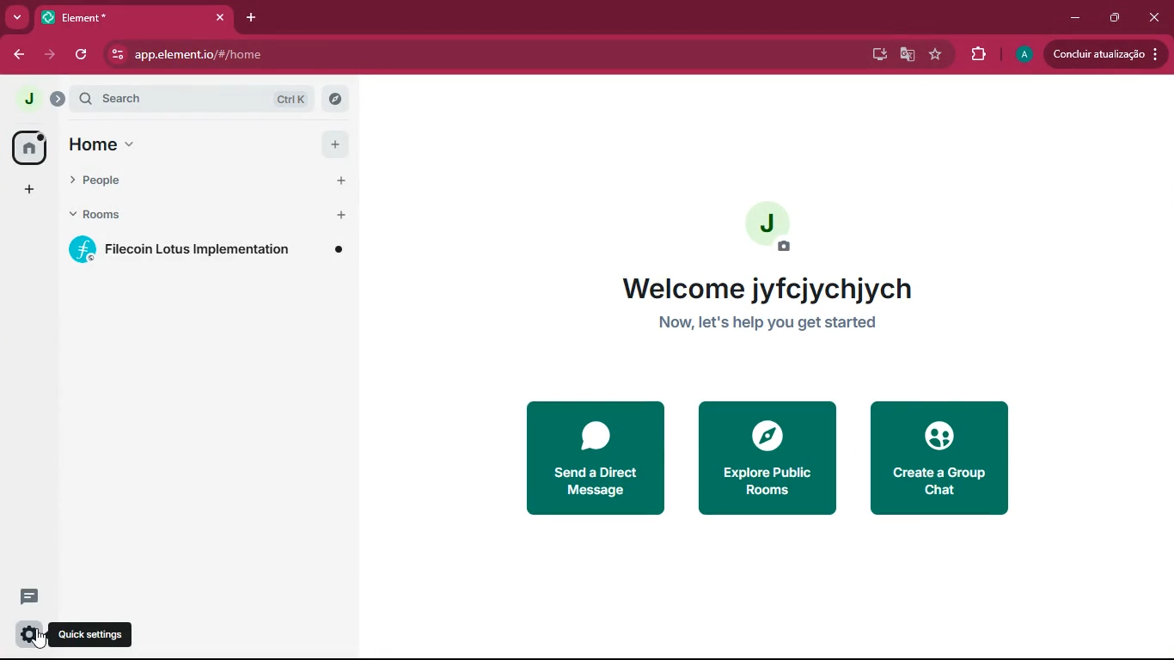 Image resolution: width=1174 pixels, height=660 pixels. I want to click on create, so click(945, 459).